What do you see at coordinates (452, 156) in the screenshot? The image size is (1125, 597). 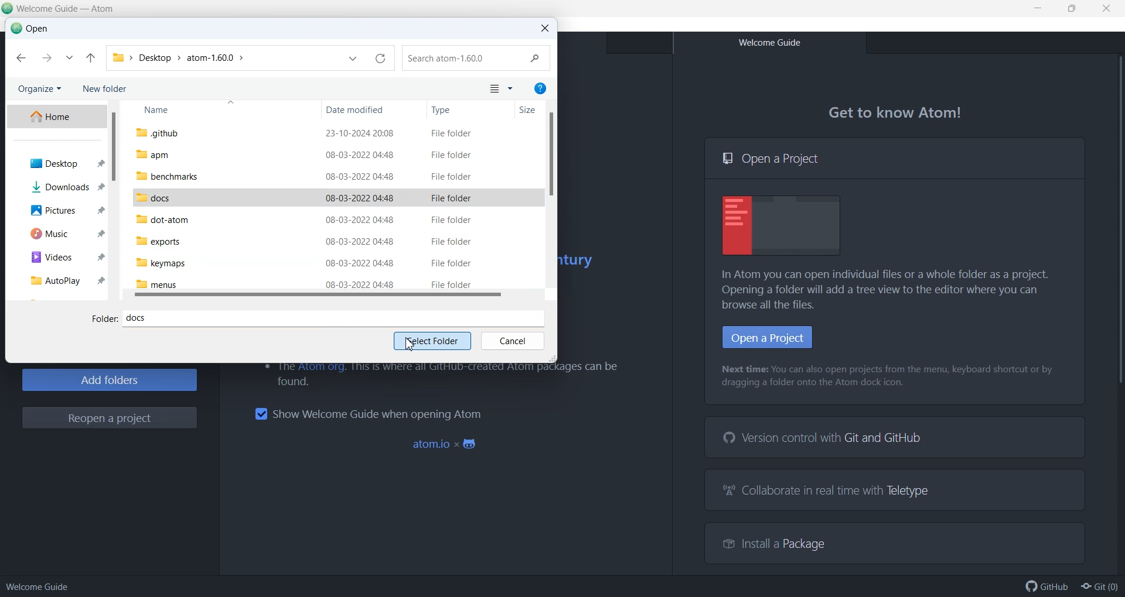 I see `File Folder` at bounding box center [452, 156].